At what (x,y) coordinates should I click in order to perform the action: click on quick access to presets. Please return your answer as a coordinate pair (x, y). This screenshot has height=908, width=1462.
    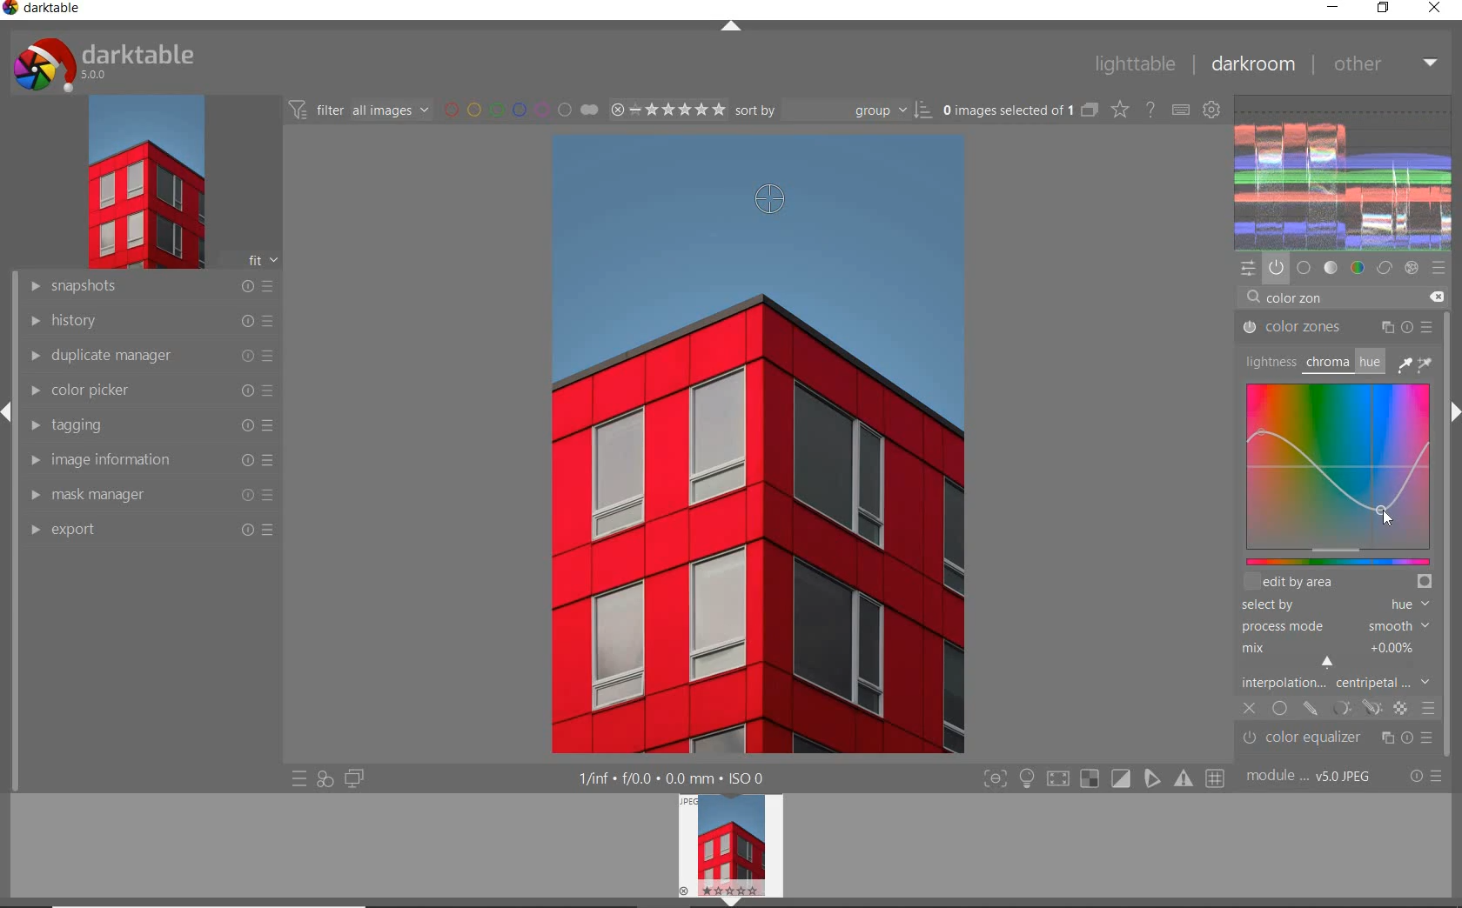
    Looking at the image, I should click on (299, 780).